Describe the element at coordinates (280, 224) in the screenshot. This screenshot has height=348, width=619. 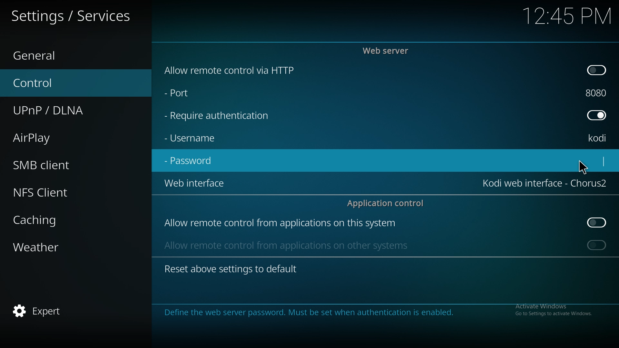
I see `allow remote control` at that location.